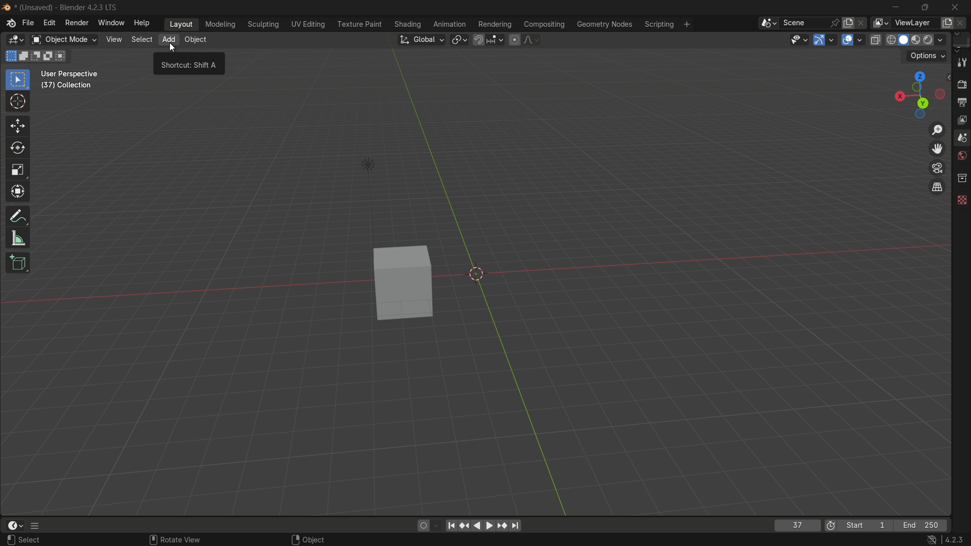  What do you see at coordinates (767, 23) in the screenshot?
I see `browse scene` at bounding box center [767, 23].